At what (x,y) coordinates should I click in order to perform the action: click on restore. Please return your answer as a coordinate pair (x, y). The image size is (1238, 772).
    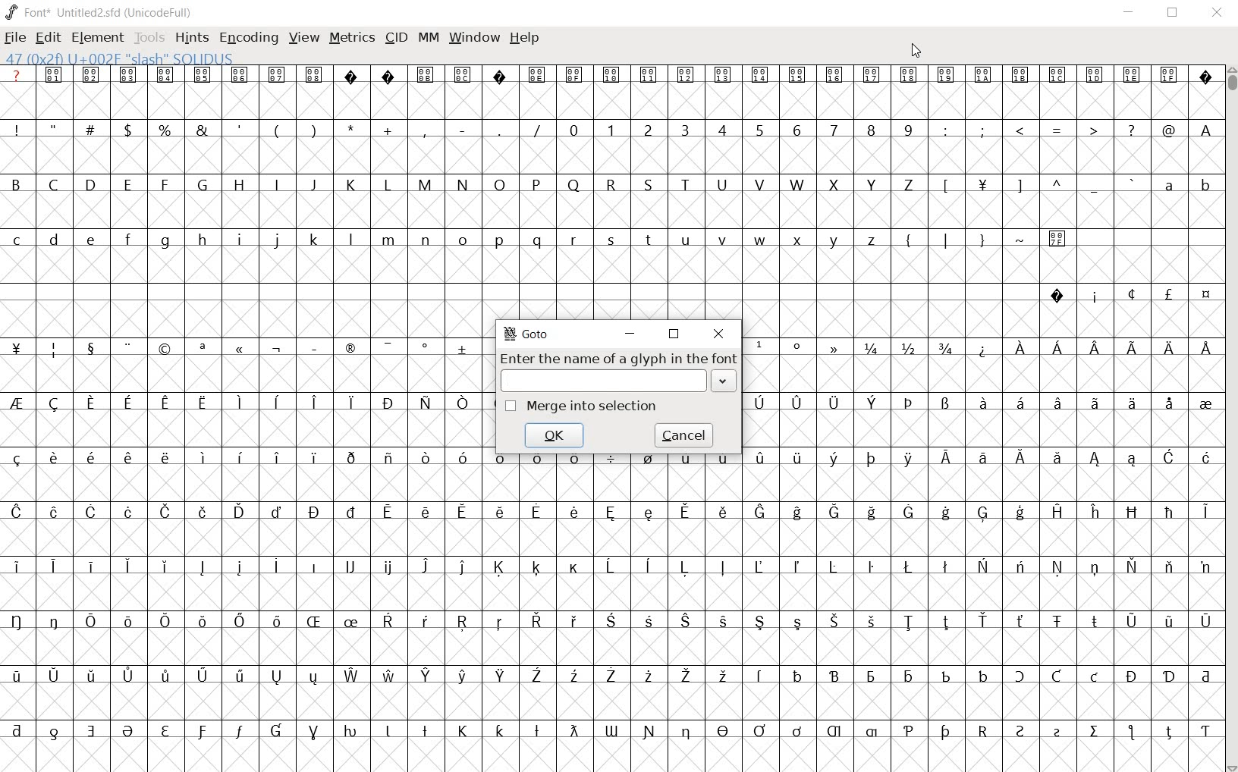
    Looking at the image, I should click on (675, 335).